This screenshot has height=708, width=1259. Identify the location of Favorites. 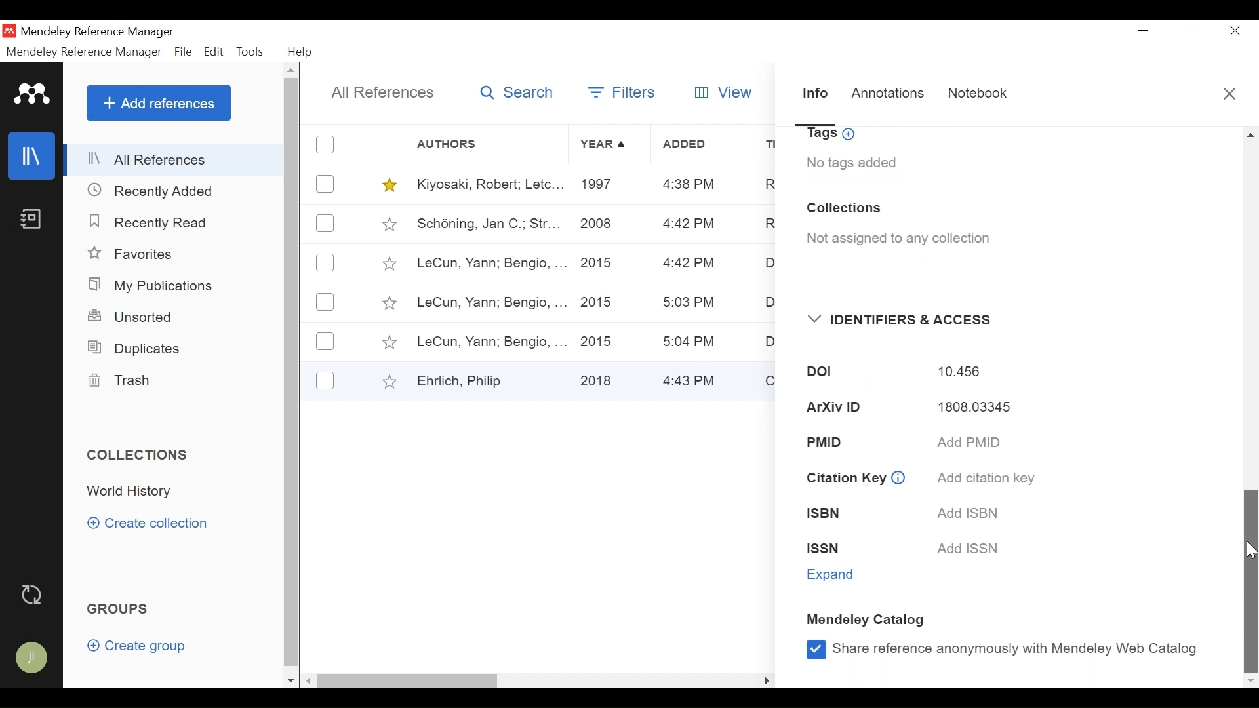
(132, 253).